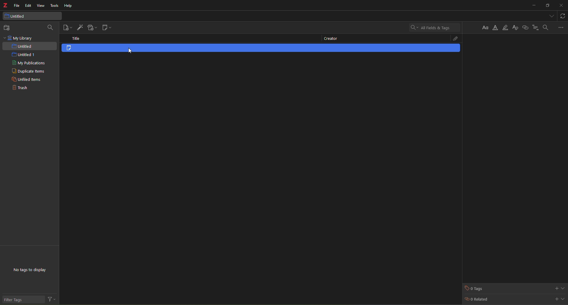 The image size is (568, 305). What do you see at coordinates (20, 38) in the screenshot?
I see `my library` at bounding box center [20, 38].